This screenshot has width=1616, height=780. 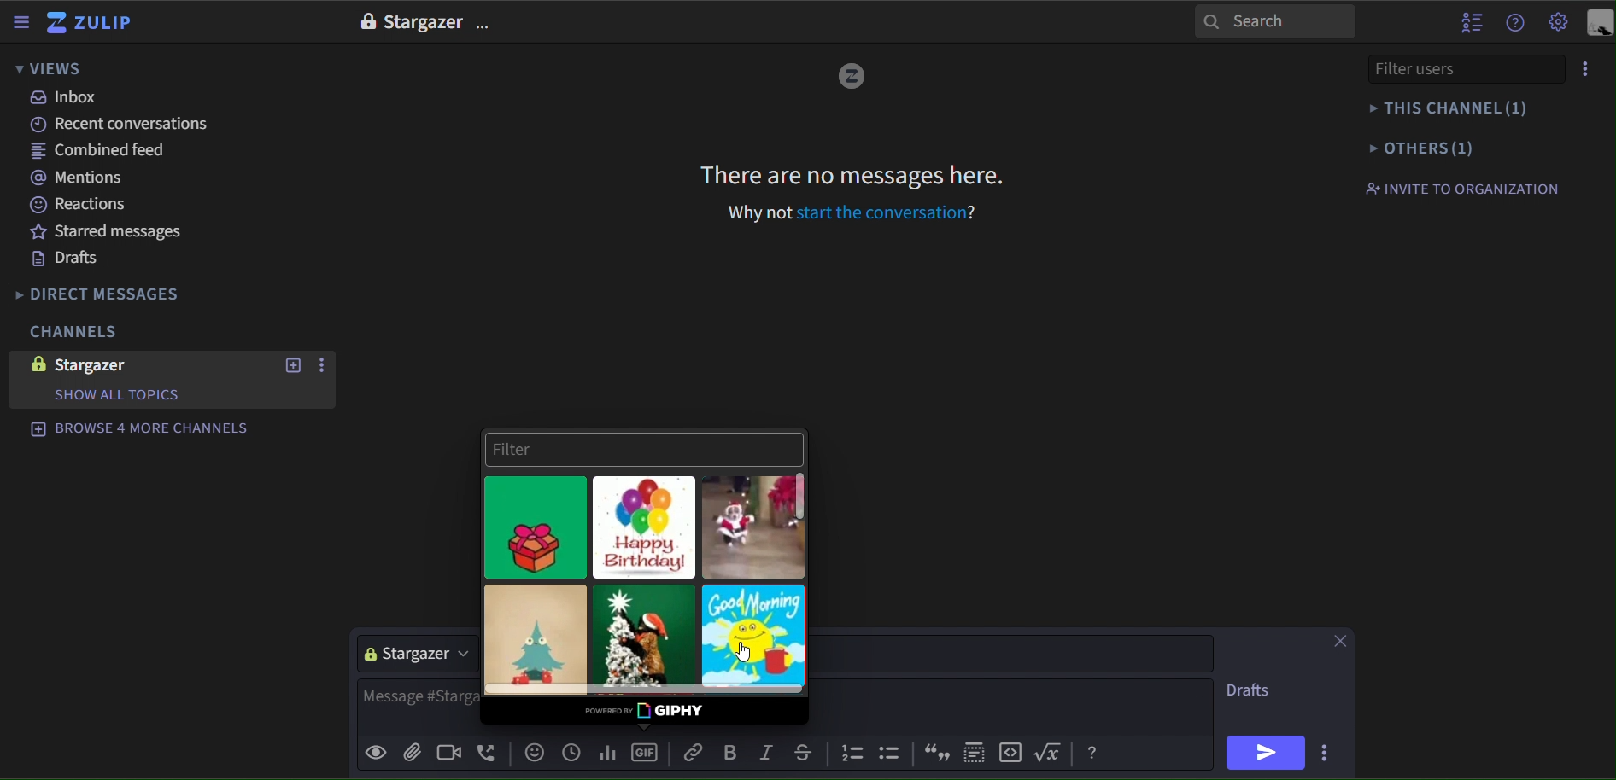 What do you see at coordinates (66, 97) in the screenshot?
I see `inbox` at bounding box center [66, 97].